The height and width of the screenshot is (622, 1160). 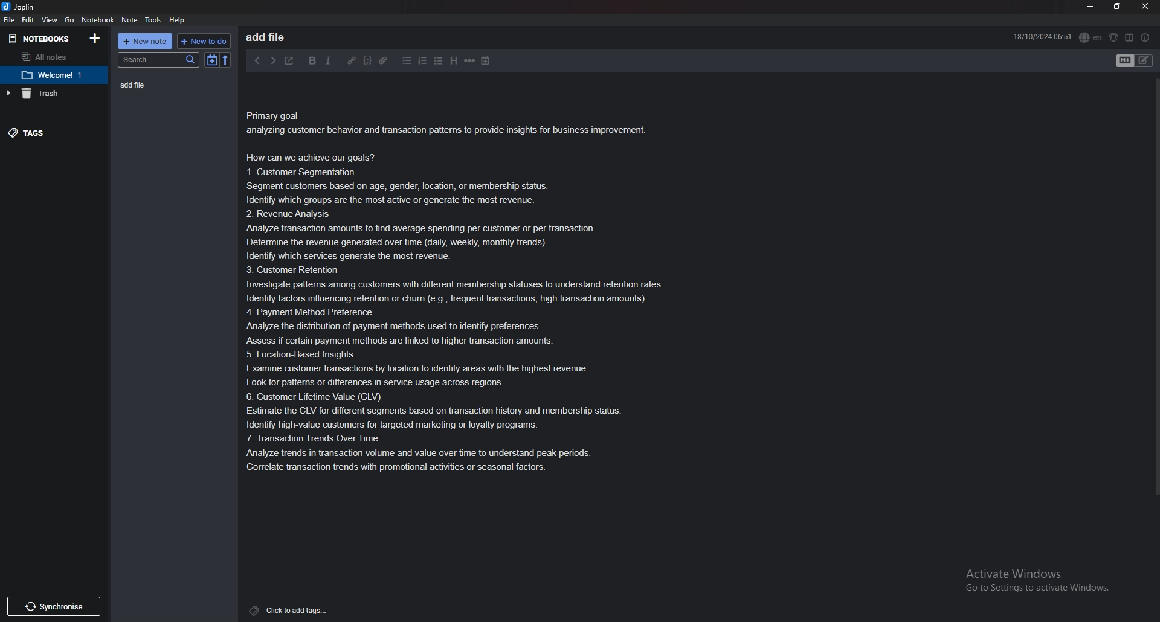 I want to click on joplin, so click(x=20, y=7).